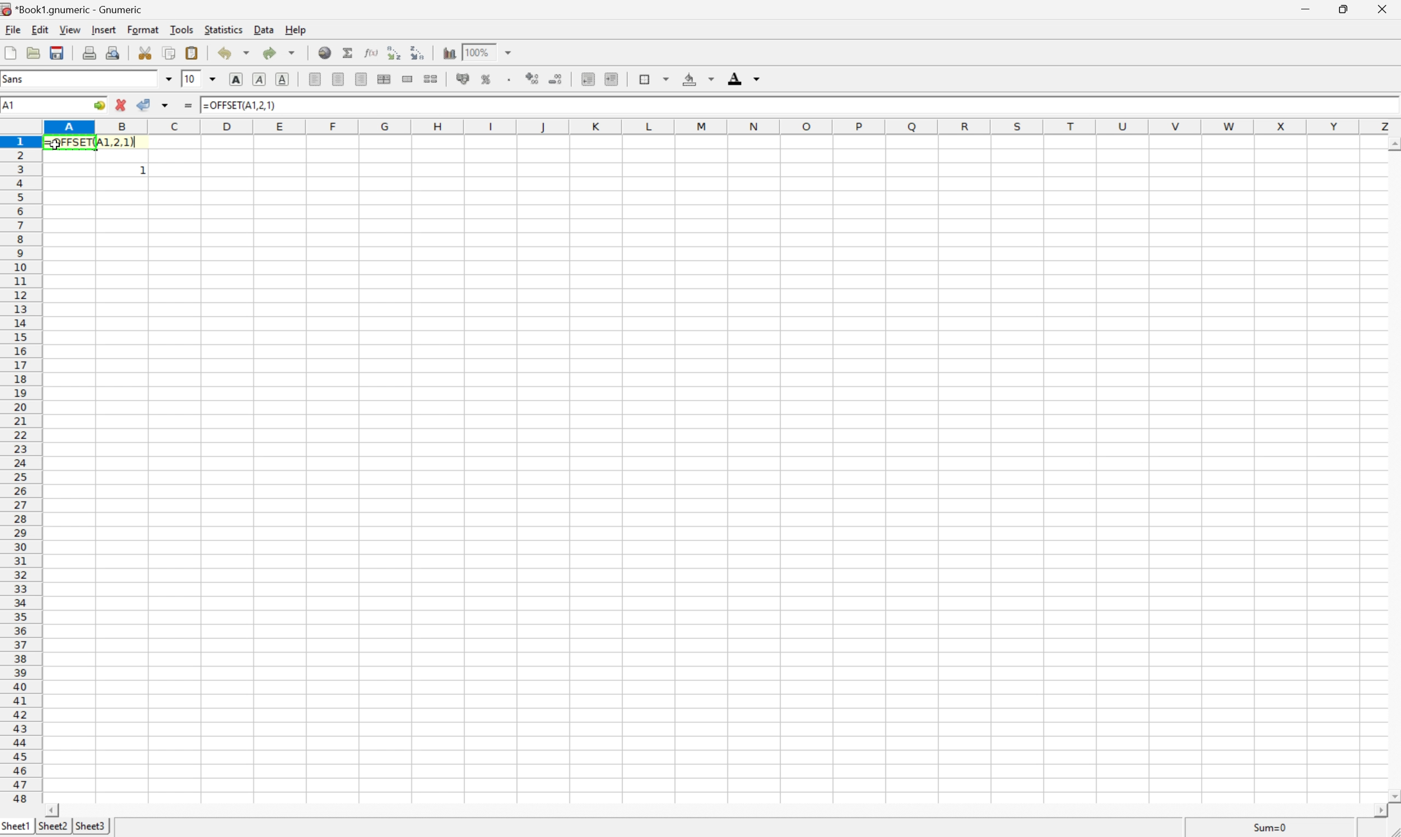 The height and width of the screenshot is (837, 1401). I want to click on sheet2, so click(53, 829).